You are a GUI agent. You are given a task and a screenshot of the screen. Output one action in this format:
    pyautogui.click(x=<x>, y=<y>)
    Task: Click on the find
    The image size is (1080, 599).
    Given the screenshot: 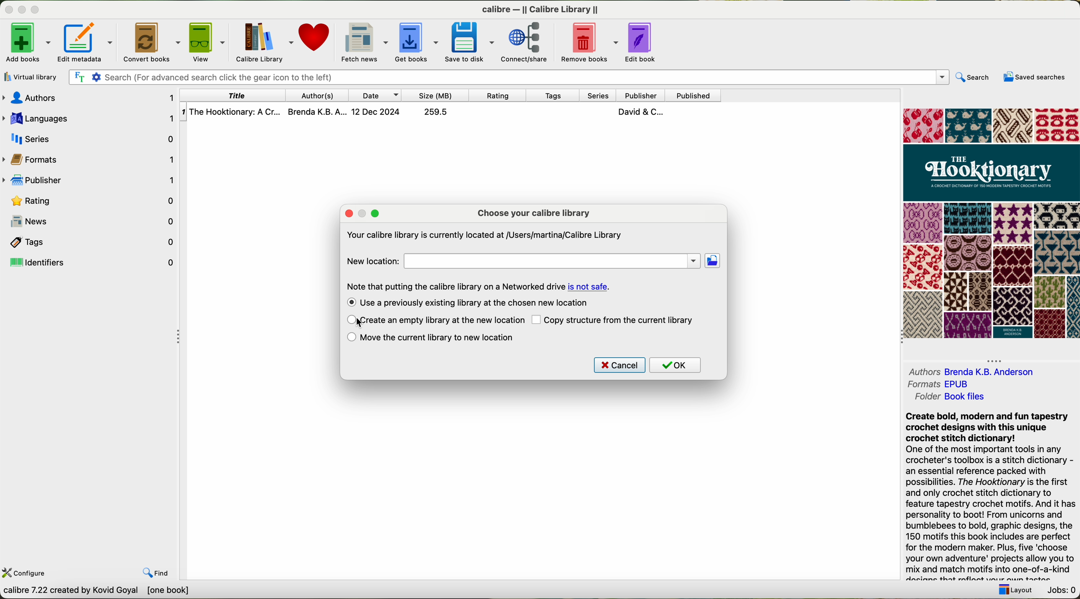 What is the action you would take?
    pyautogui.click(x=155, y=573)
    